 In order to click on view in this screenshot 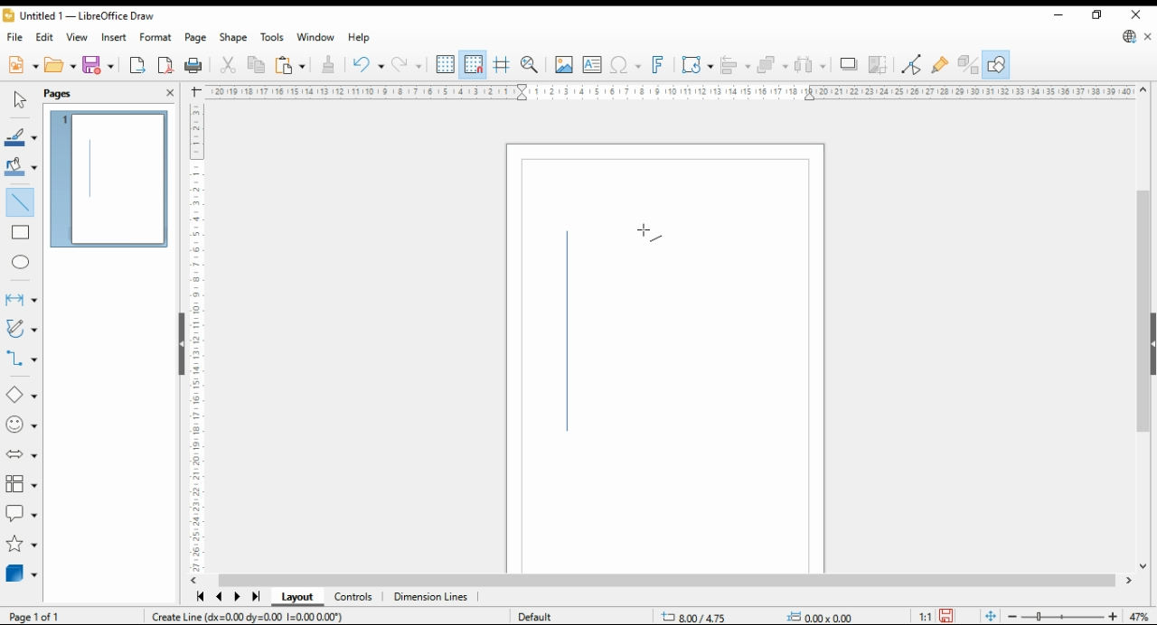, I will do `click(78, 37)`.